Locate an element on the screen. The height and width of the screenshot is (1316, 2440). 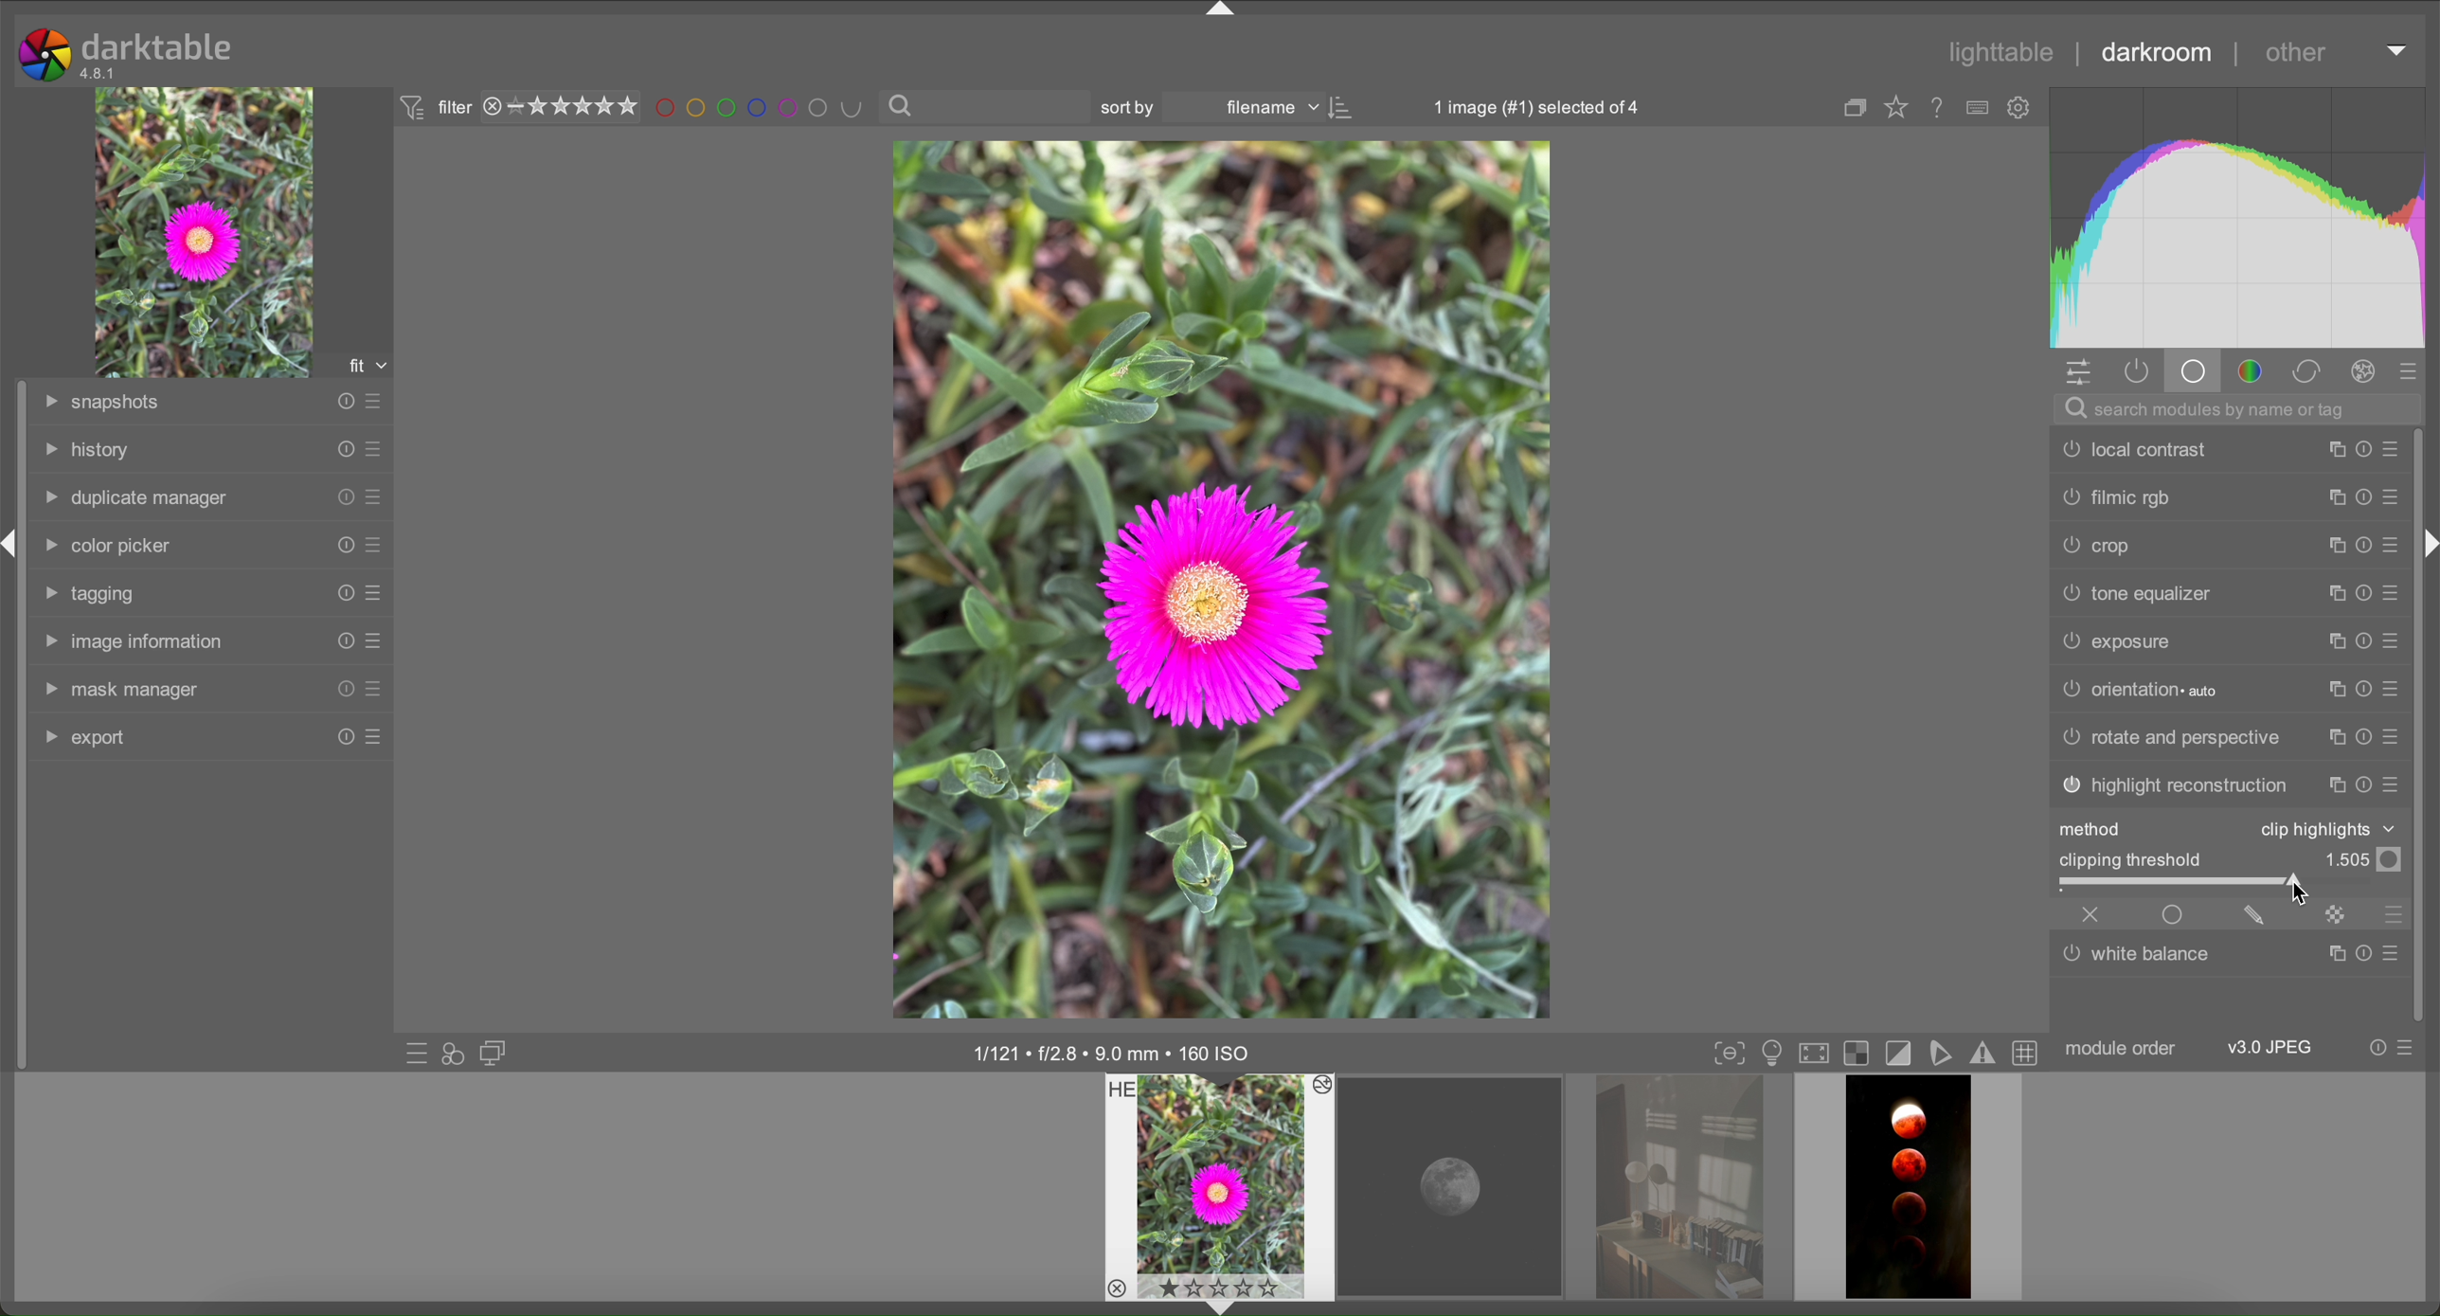
reset presets is located at coordinates (341, 593).